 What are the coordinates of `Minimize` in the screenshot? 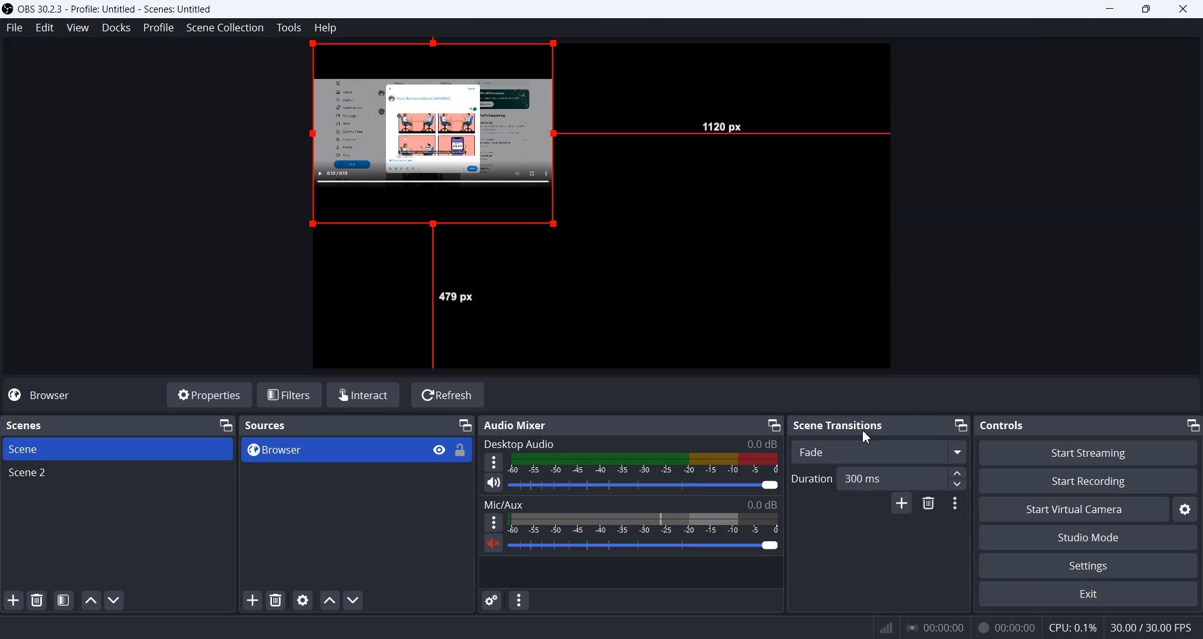 It's located at (961, 425).